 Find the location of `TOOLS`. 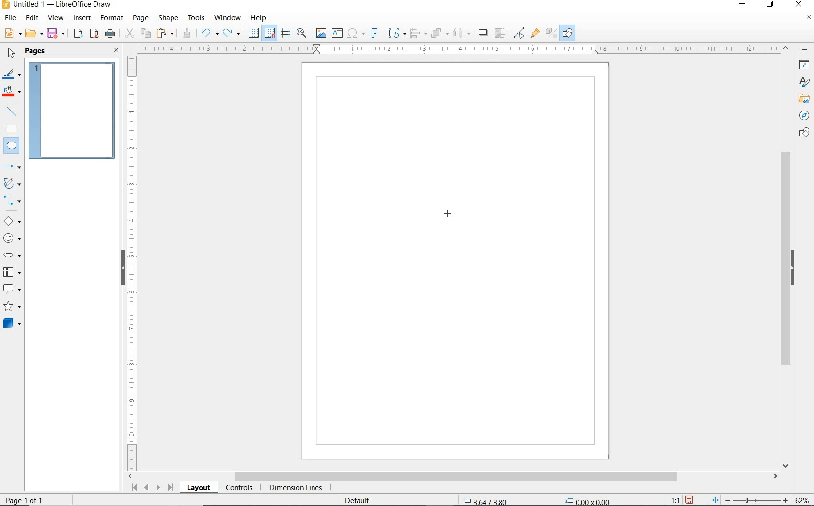

TOOLS is located at coordinates (196, 17).